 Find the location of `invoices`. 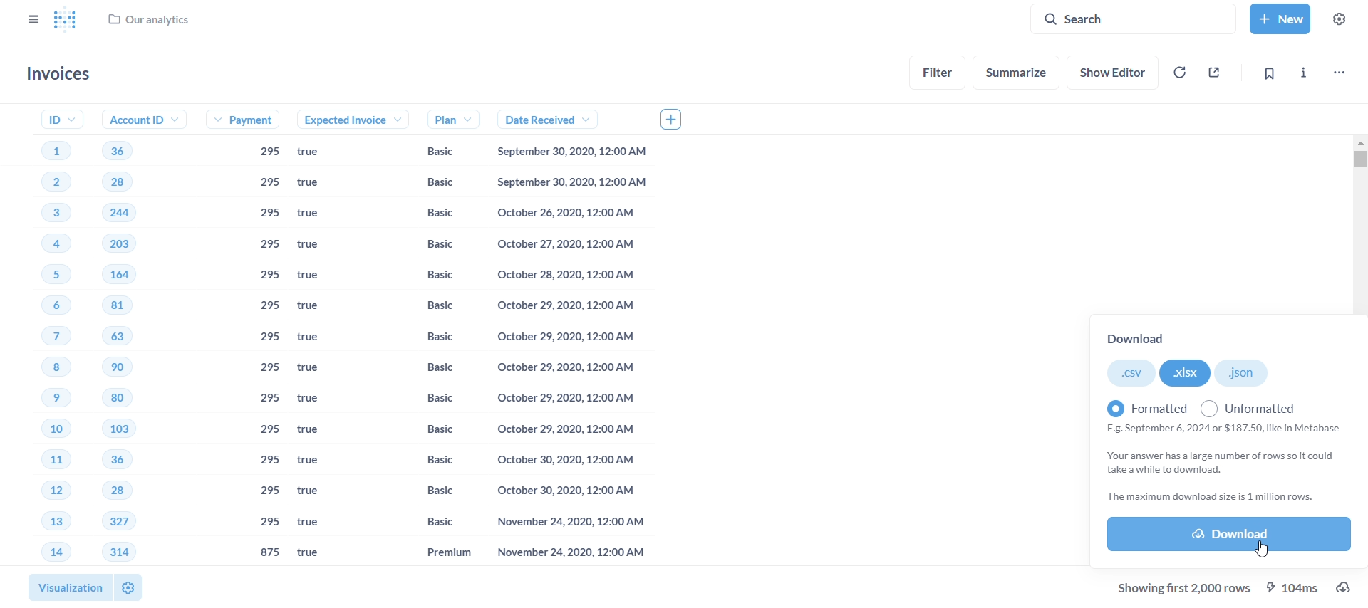

invoices is located at coordinates (62, 74).